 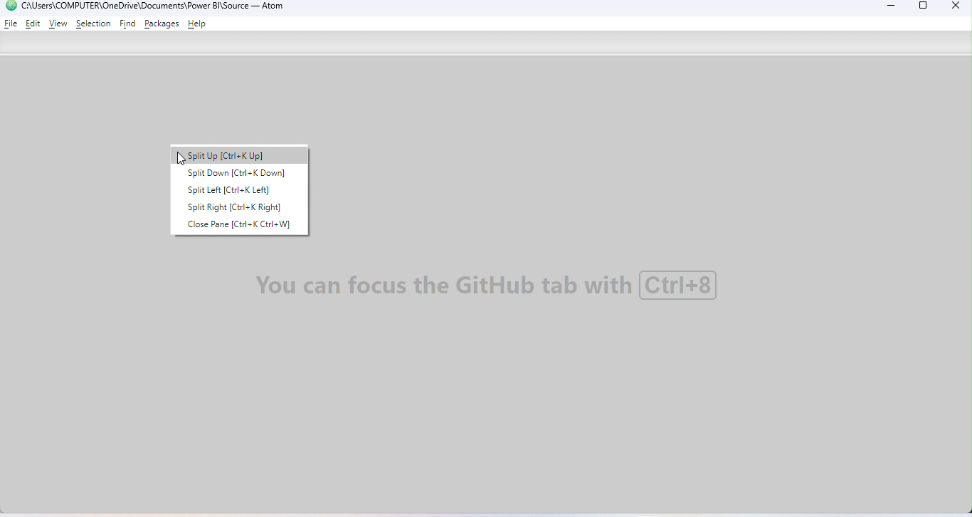 What do you see at coordinates (93, 23) in the screenshot?
I see `Selection` at bounding box center [93, 23].